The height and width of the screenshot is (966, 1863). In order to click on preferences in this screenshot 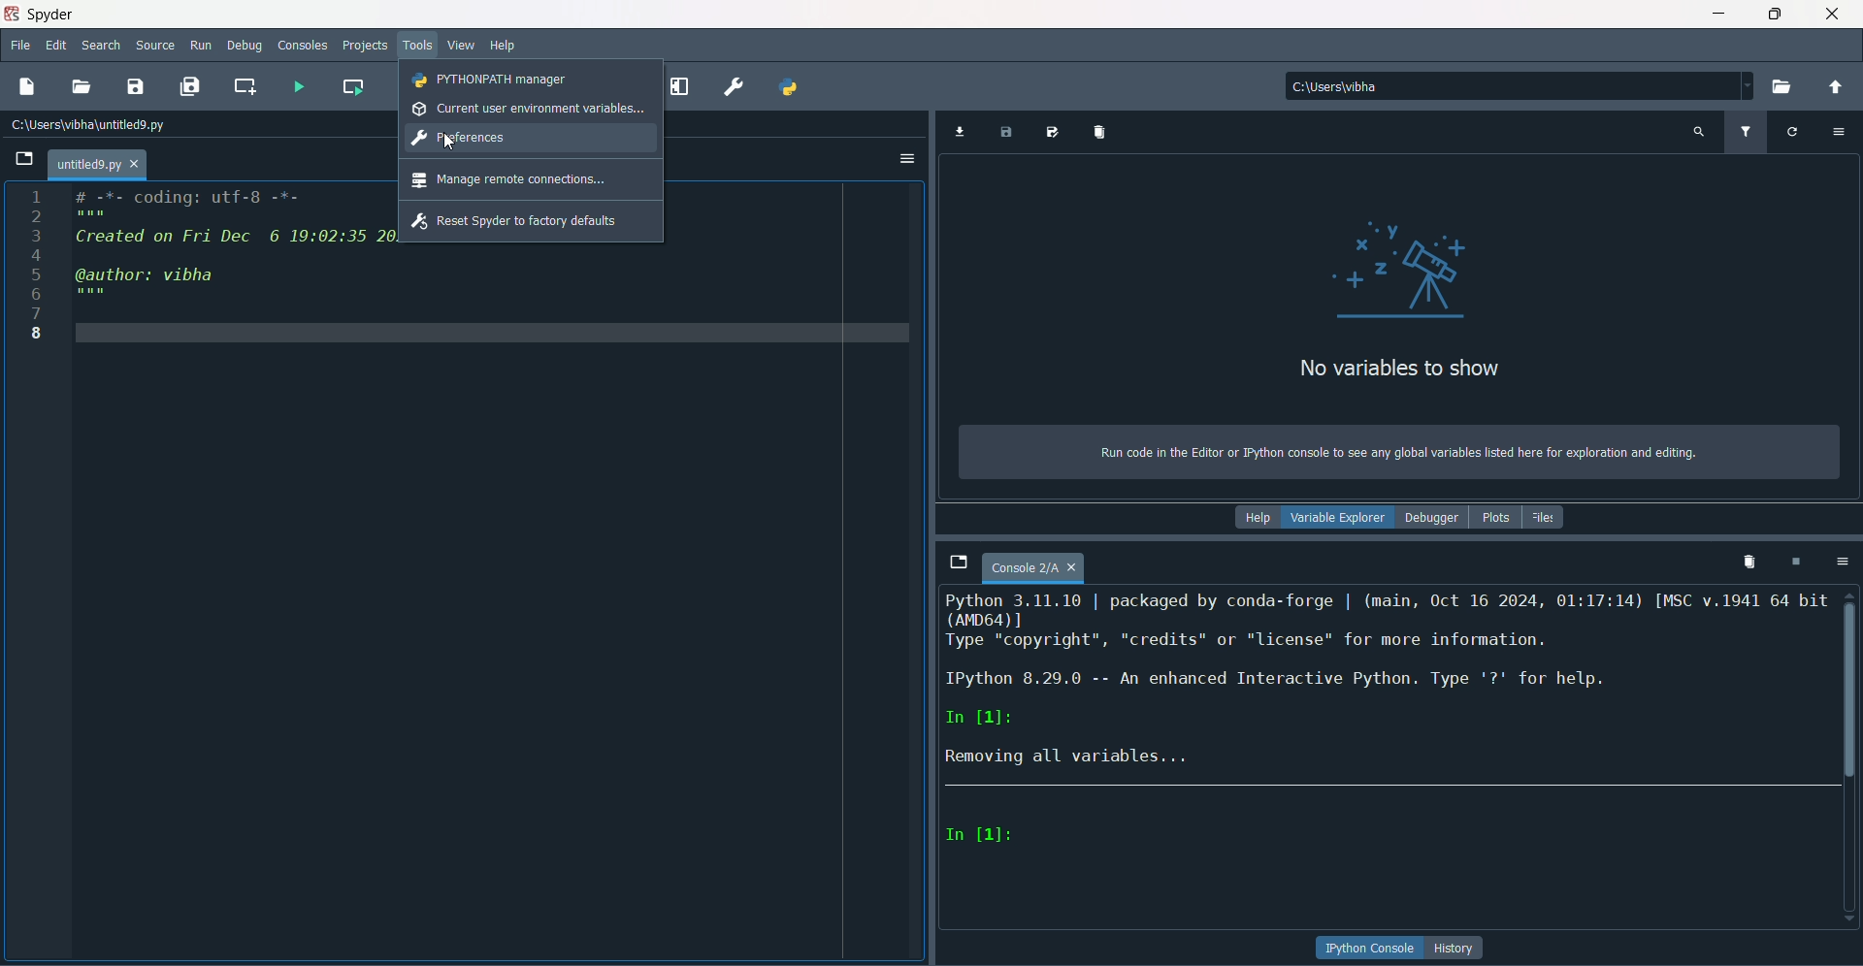, I will do `click(461, 139)`.